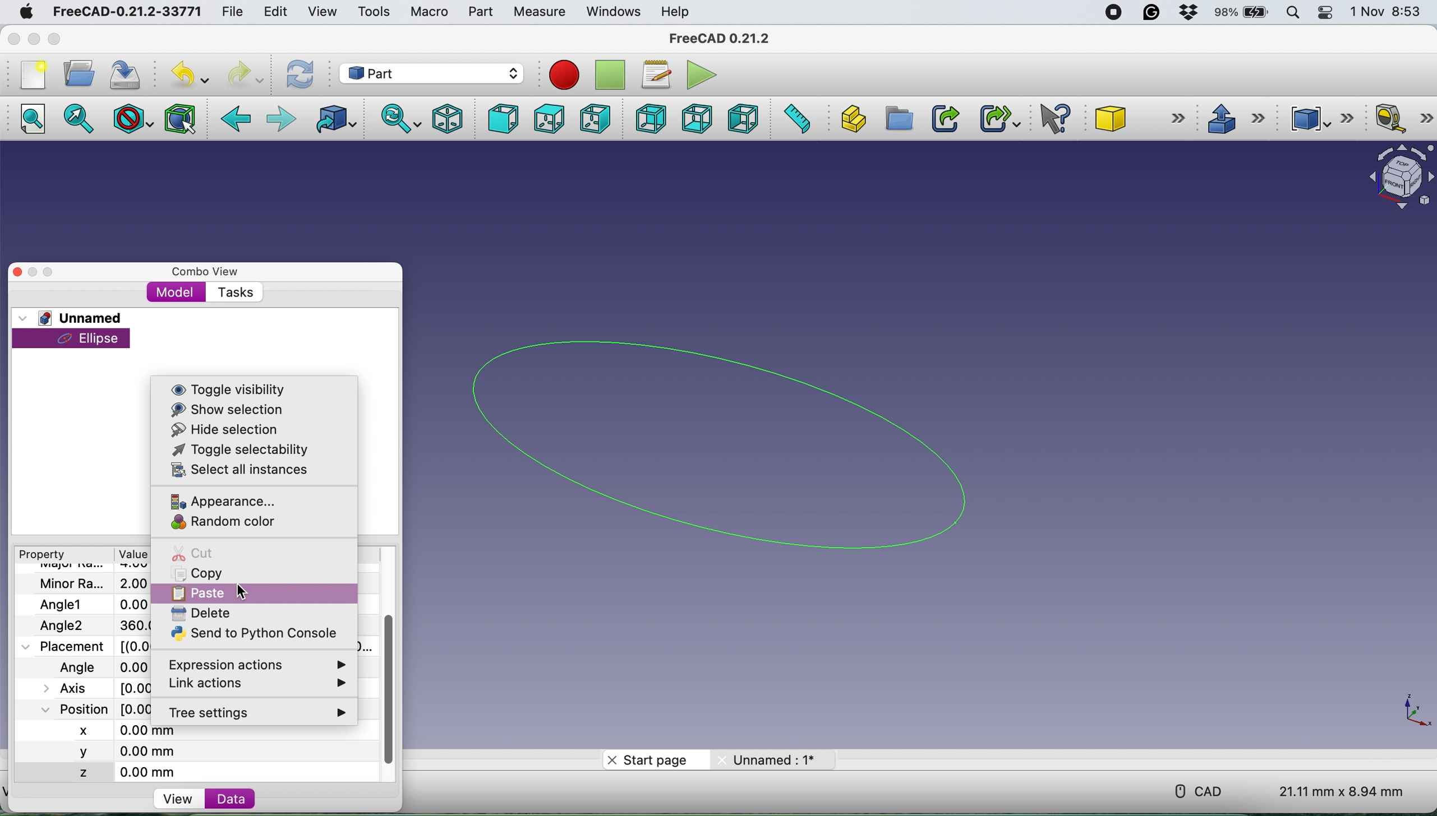  Describe the element at coordinates (34, 75) in the screenshot. I see `new` at that location.